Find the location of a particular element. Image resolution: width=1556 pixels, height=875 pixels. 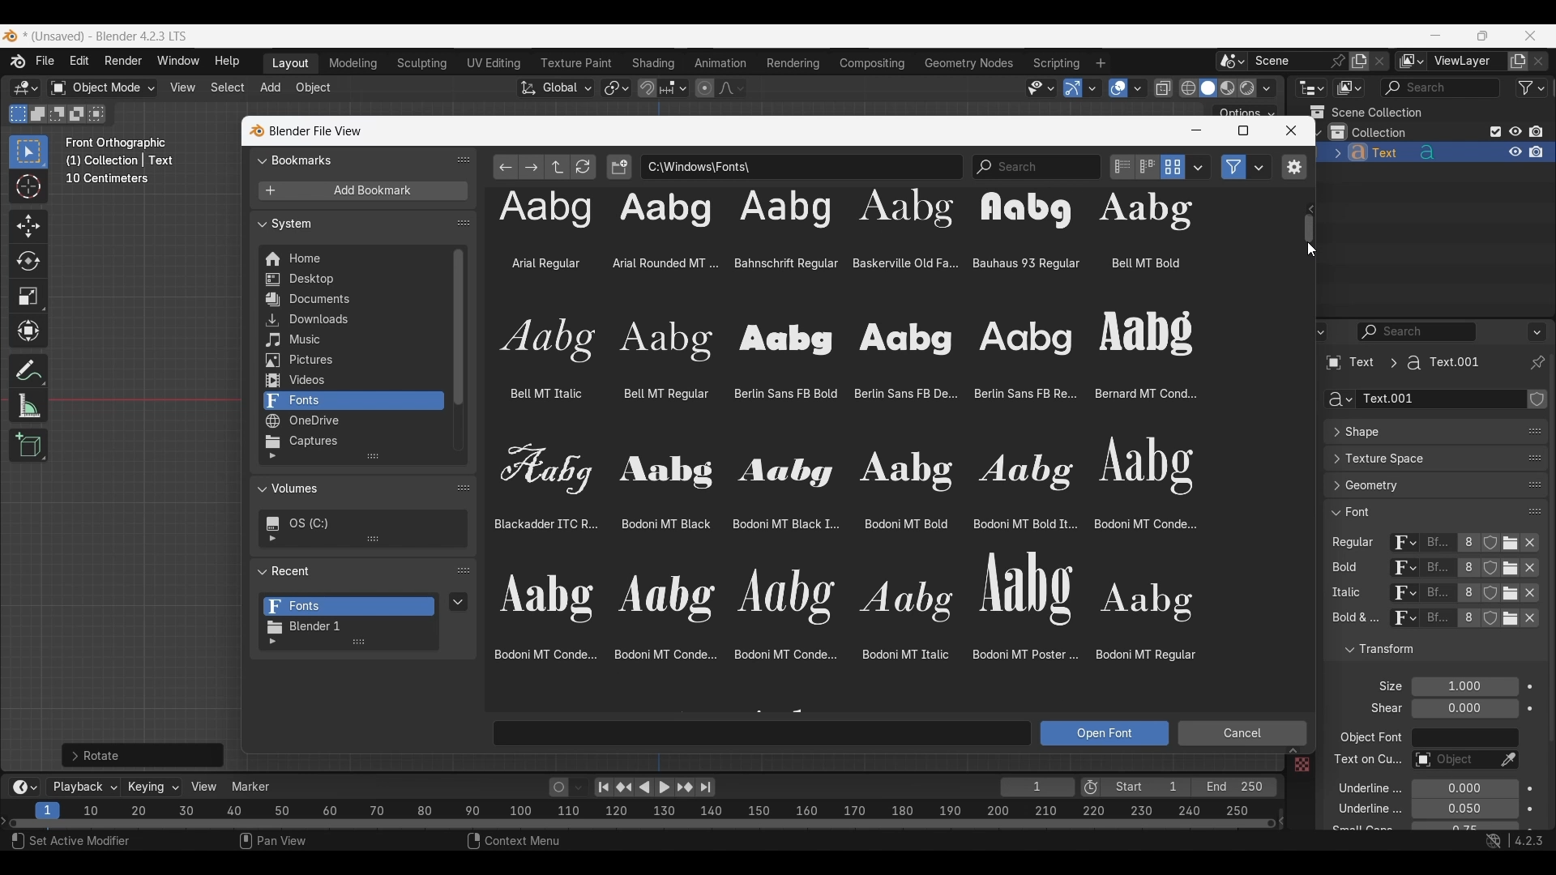

nlink respective attribute is located at coordinates (1503, 570).